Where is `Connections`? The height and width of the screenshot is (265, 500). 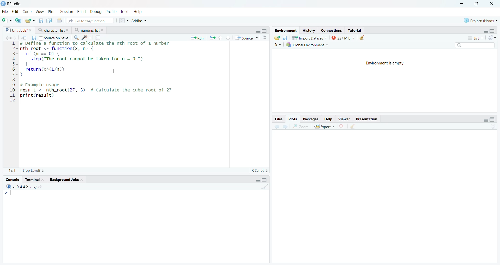
Connections is located at coordinates (332, 30).